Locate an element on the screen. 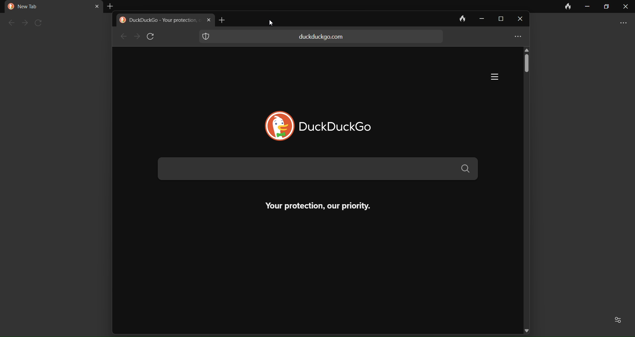  maximize is located at coordinates (607, 7).